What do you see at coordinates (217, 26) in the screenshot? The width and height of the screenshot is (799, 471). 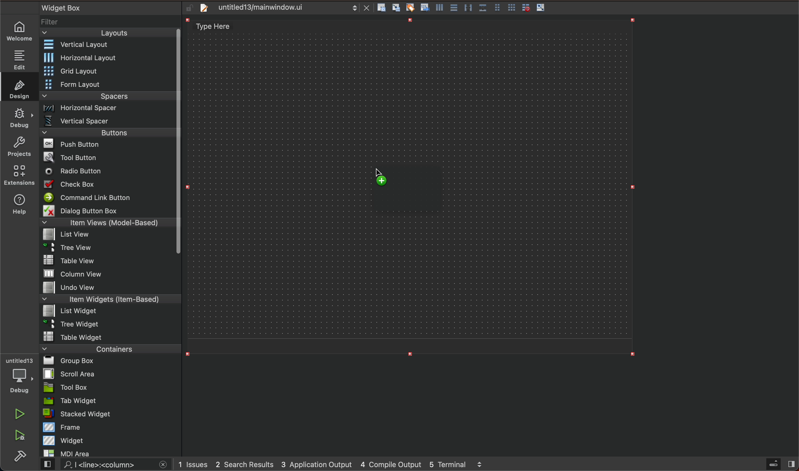 I see `text` at bounding box center [217, 26].